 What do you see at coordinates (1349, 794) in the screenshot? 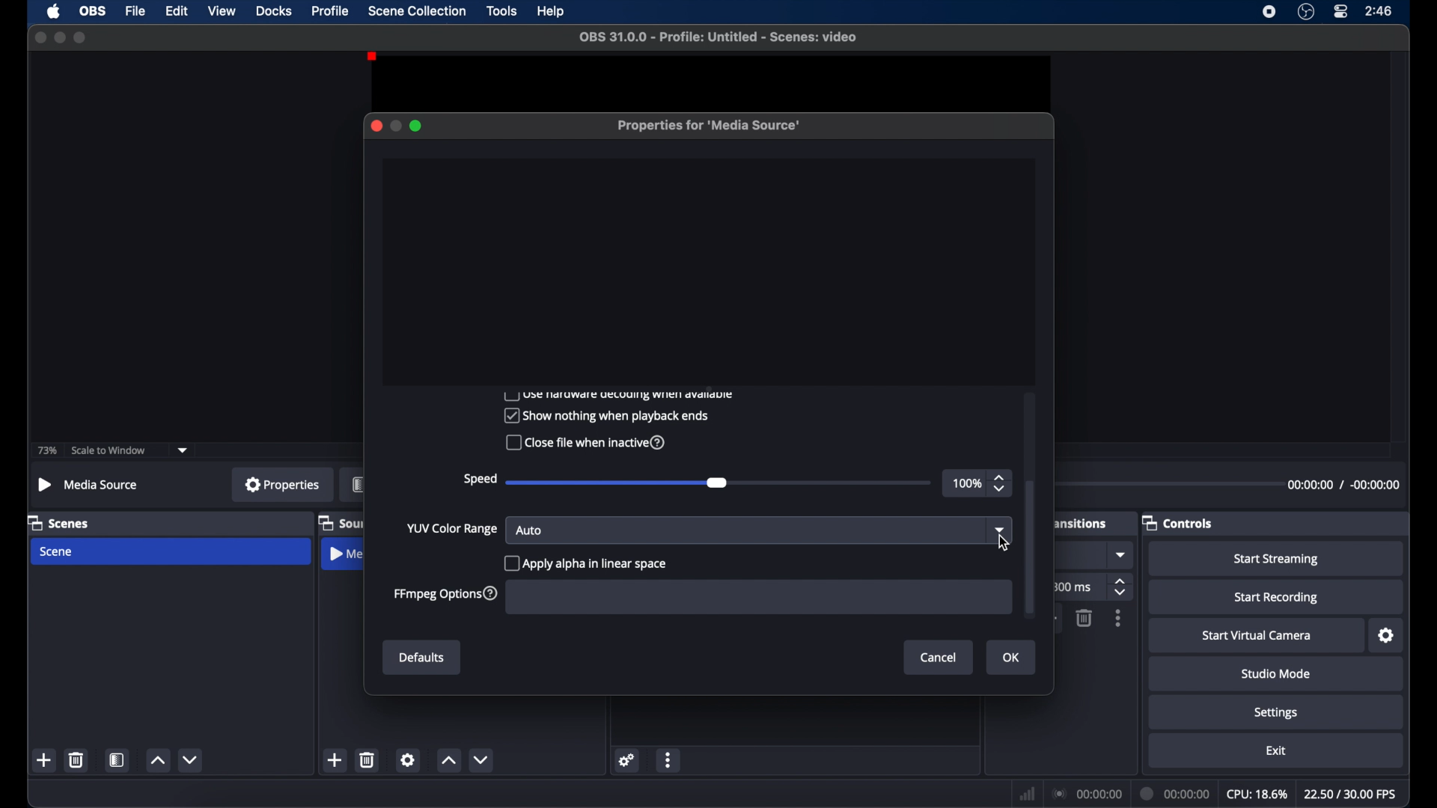
I see `fps` at bounding box center [1349, 794].